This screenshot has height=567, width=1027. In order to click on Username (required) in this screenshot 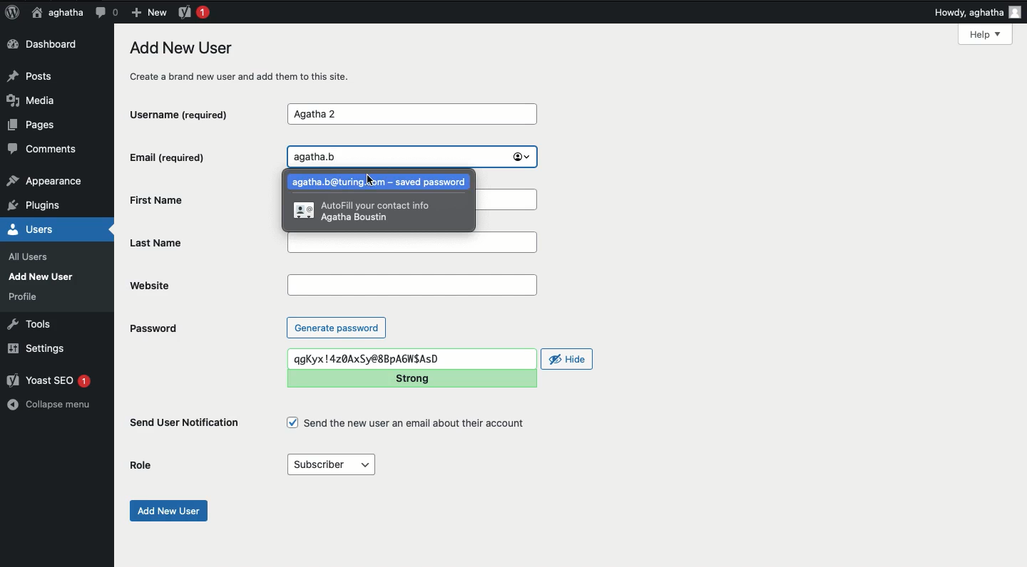, I will do `click(192, 113)`.